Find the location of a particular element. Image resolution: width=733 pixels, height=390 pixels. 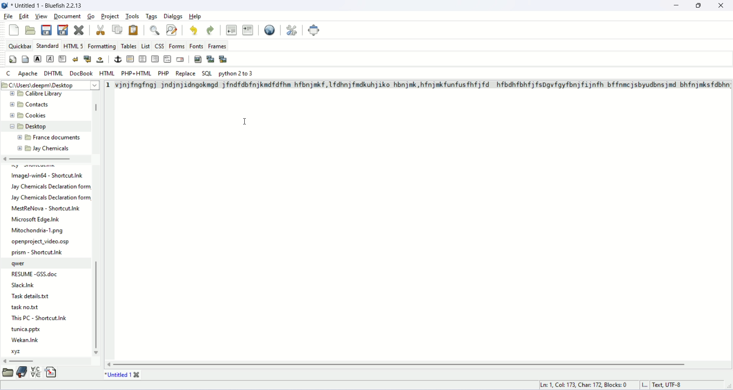

quickbar is located at coordinates (18, 45).